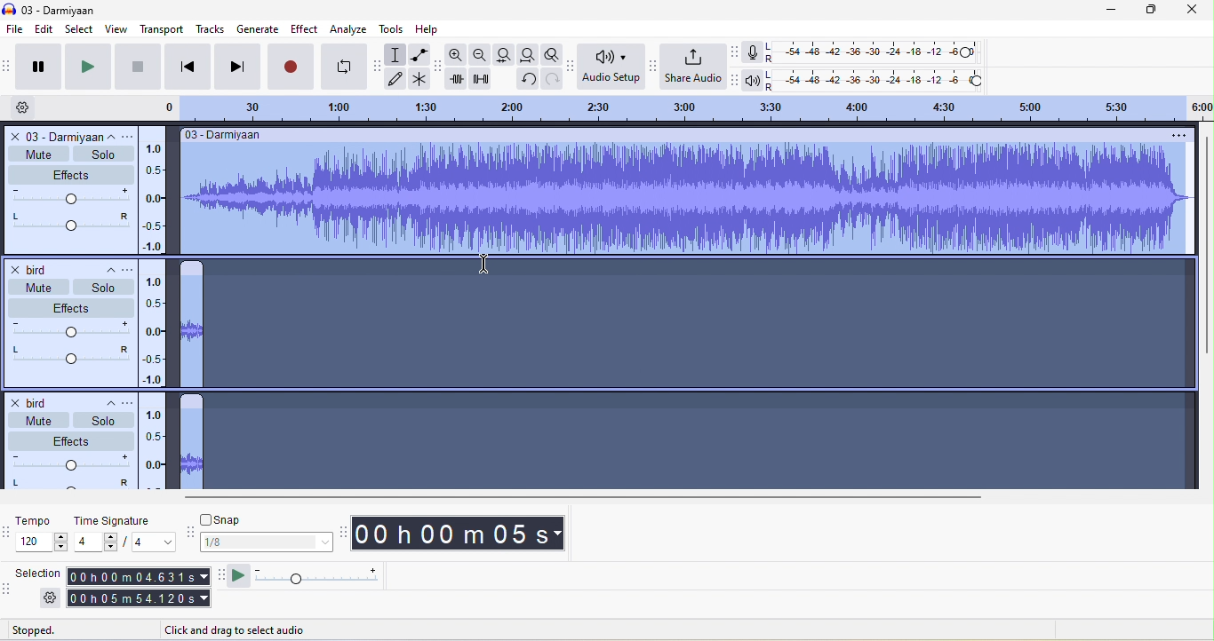 Image resolution: width=1214 pixels, height=641 pixels. Describe the element at coordinates (212, 135) in the screenshot. I see `03- darmiyaan` at that location.